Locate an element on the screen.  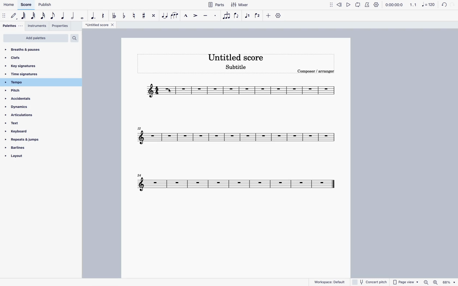
home is located at coordinates (10, 4).